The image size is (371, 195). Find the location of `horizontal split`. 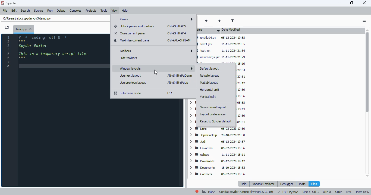

horizontal split is located at coordinates (210, 90).